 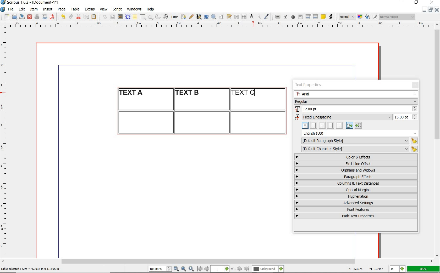 I want to click on visual appearance of the display, so click(x=398, y=17).